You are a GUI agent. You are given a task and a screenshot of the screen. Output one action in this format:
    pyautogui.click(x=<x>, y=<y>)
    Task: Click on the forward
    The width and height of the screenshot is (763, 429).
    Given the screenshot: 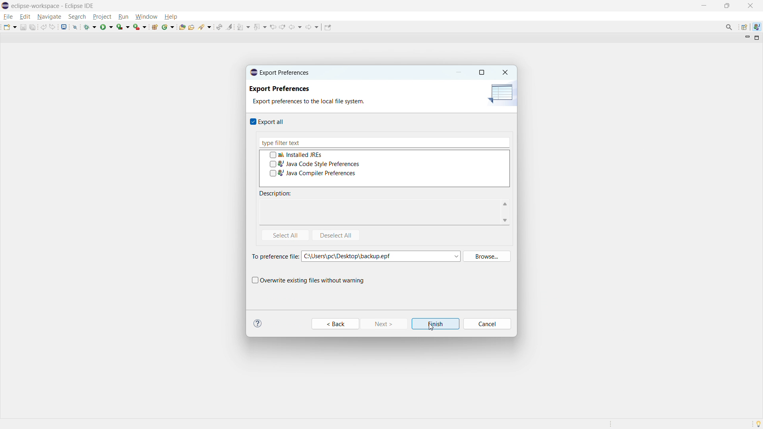 What is the action you would take?
    pyautogui.click(x=312, y=27)
    